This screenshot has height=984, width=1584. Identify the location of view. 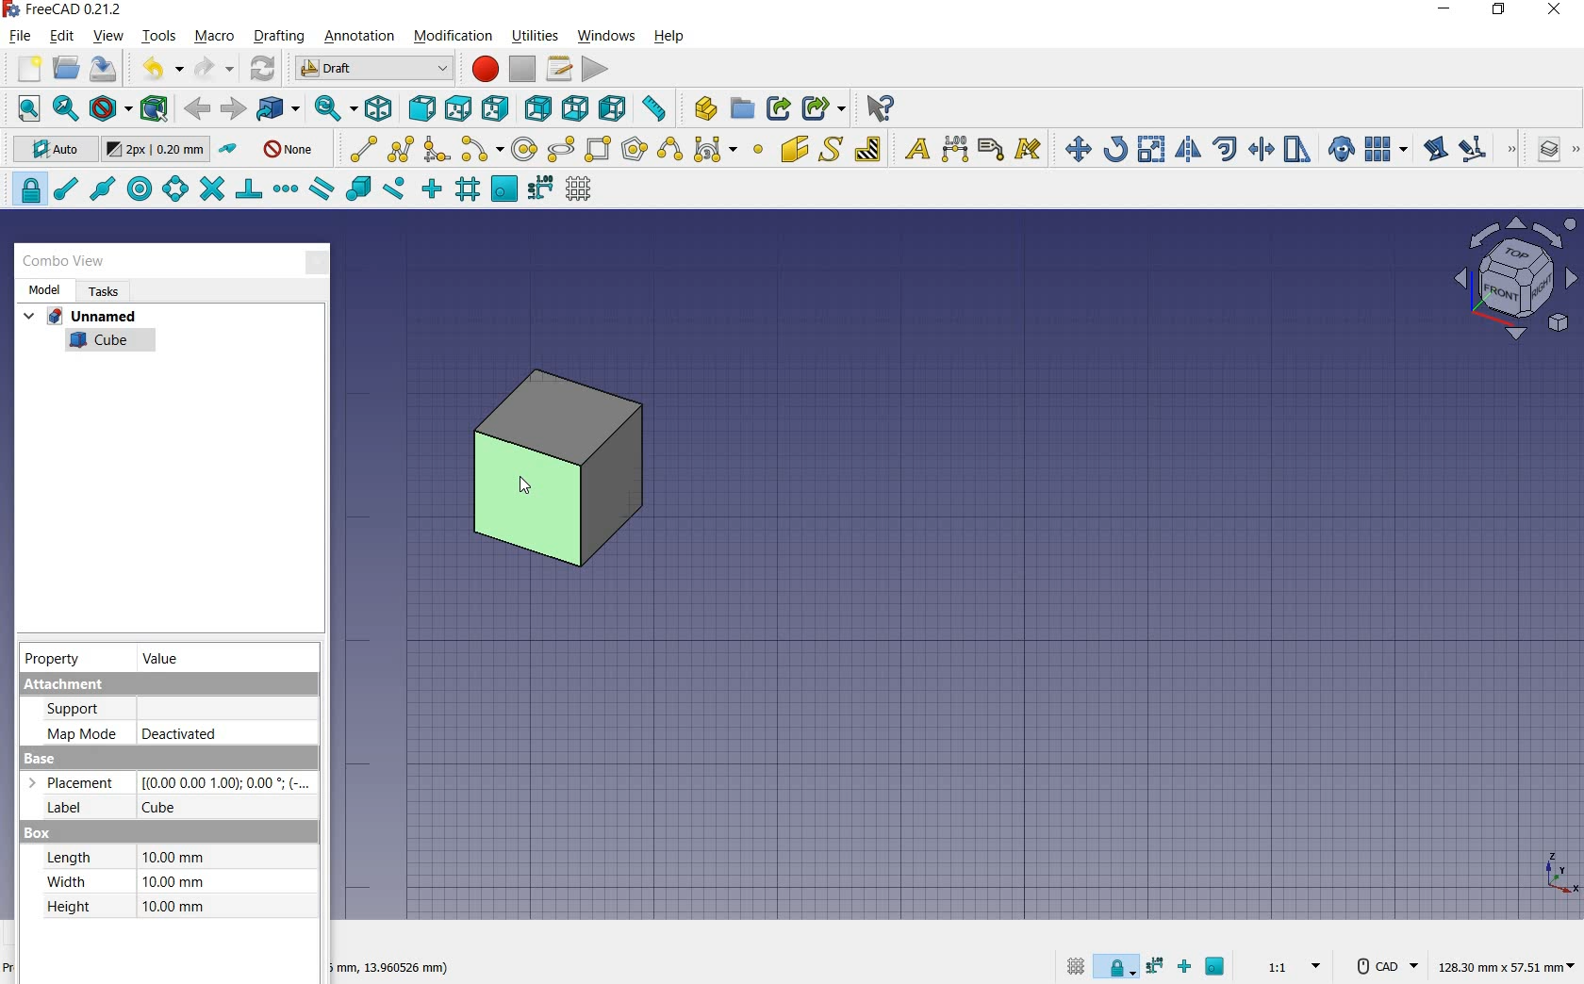
(108, 35).